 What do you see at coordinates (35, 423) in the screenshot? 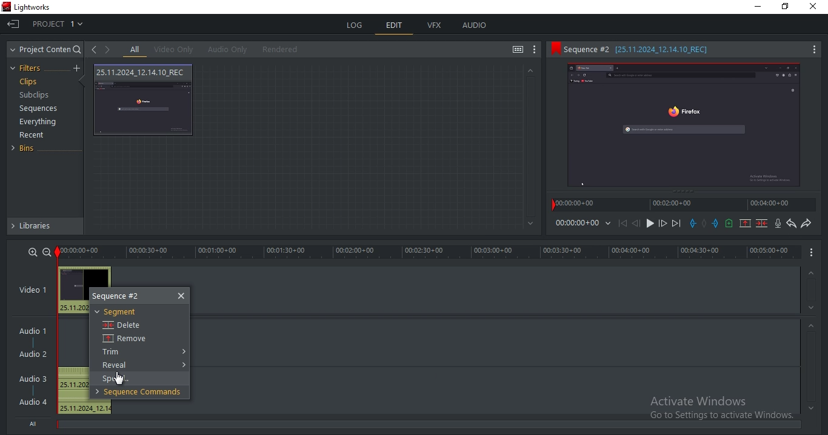
I see `all` at bounding box center [35, 423].